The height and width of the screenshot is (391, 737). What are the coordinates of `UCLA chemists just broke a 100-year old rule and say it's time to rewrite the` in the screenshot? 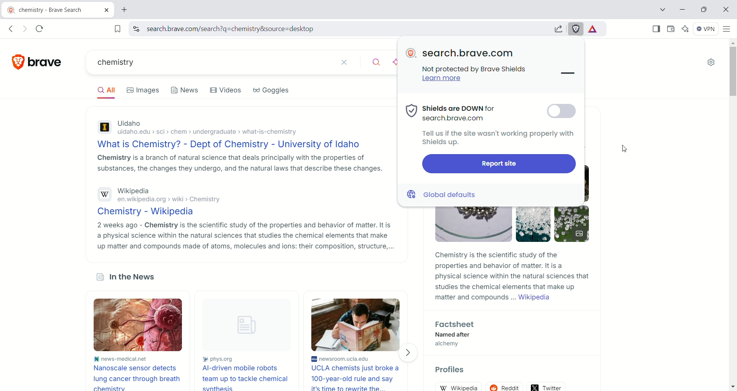 It's located at (358, 378).